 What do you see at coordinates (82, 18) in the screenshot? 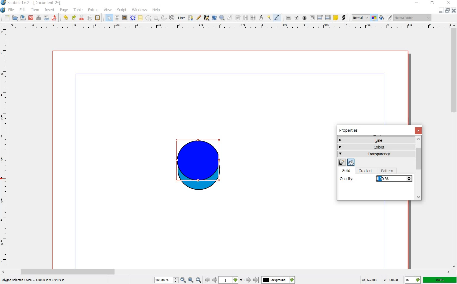
I see `cut` at bounding box center [82, 18].